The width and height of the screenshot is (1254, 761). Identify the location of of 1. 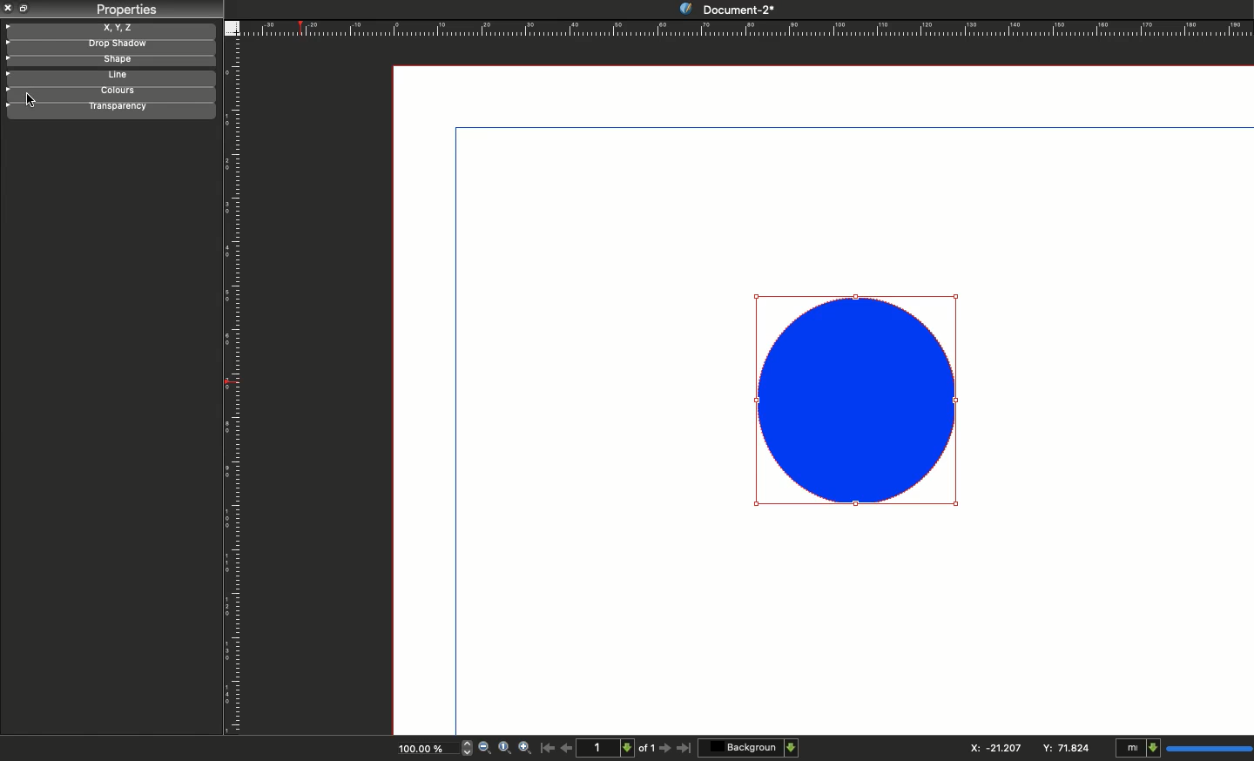
(647, 751).